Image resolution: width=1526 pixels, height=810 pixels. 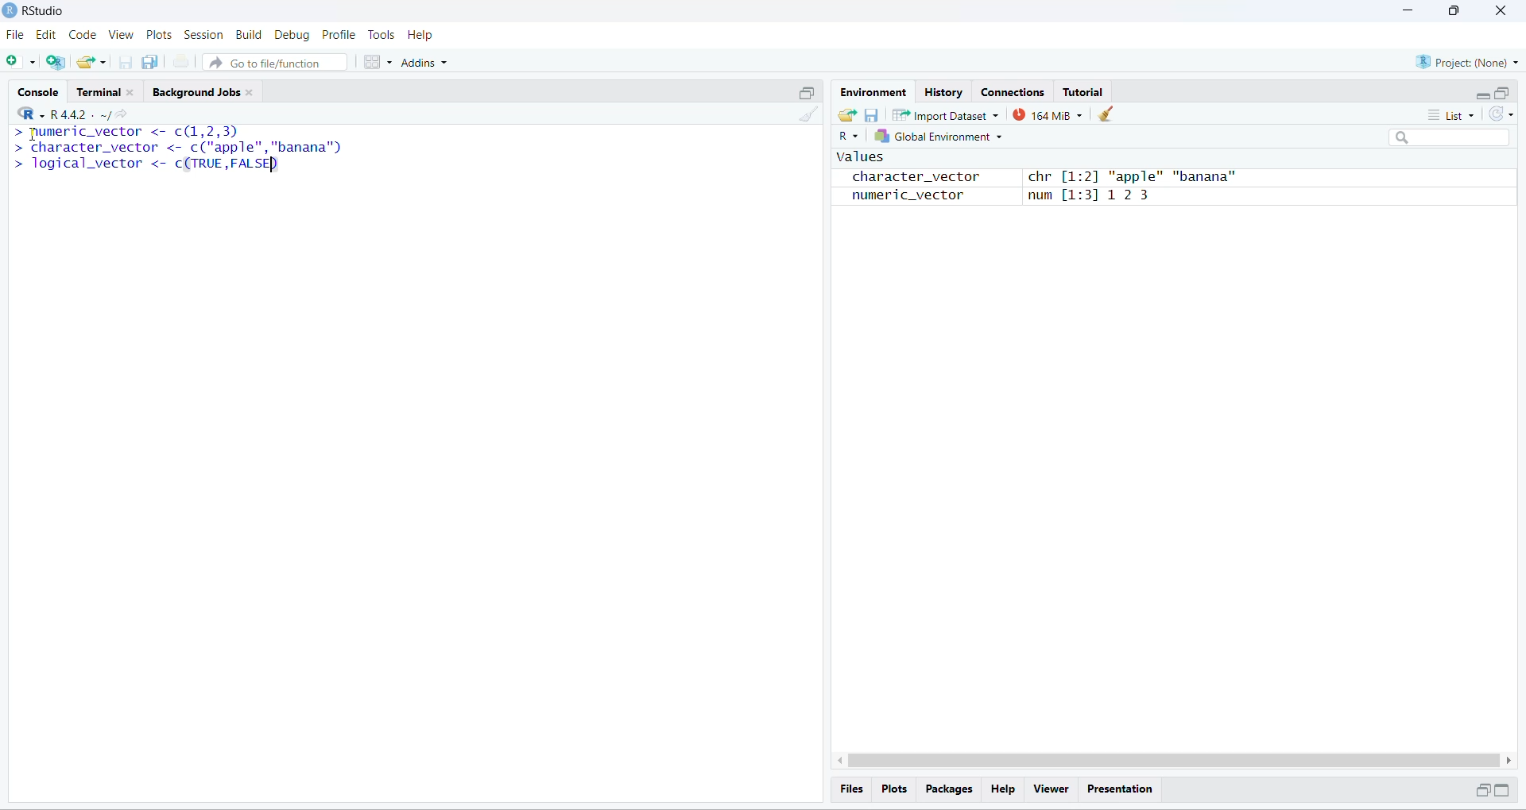 What do you see at coordinates (292, 36) in the screenshot?
I see `Debug` at bounding box center [292, 36].